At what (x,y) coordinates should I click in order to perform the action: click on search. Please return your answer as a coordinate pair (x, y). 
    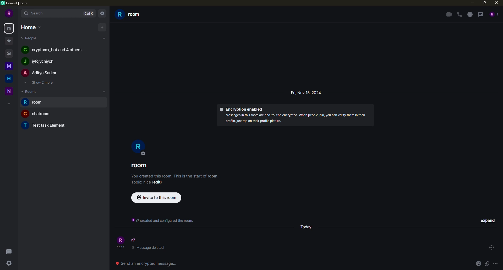
    Looking at the image, I should click on (36, 13).